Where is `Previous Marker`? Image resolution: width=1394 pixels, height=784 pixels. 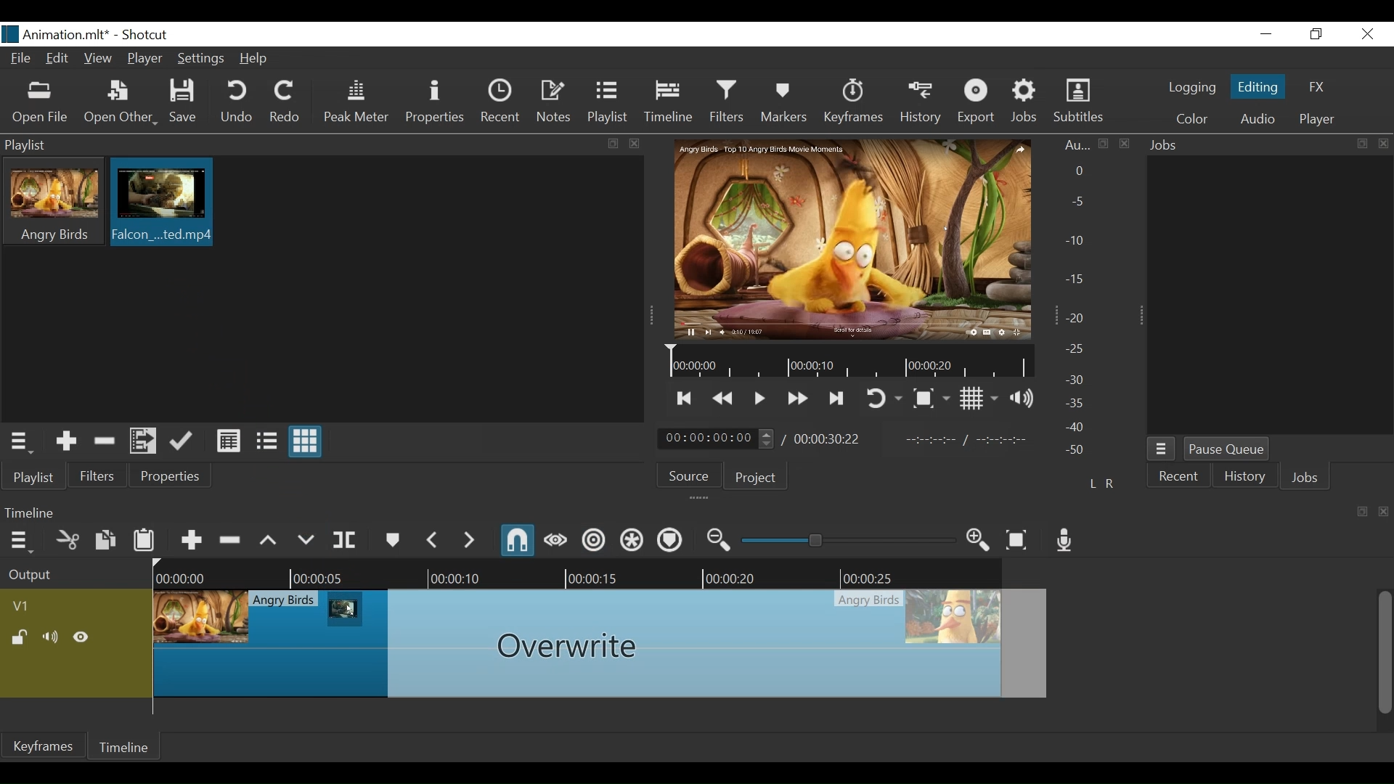 Previous Marker is located at coordinates (432, 539).